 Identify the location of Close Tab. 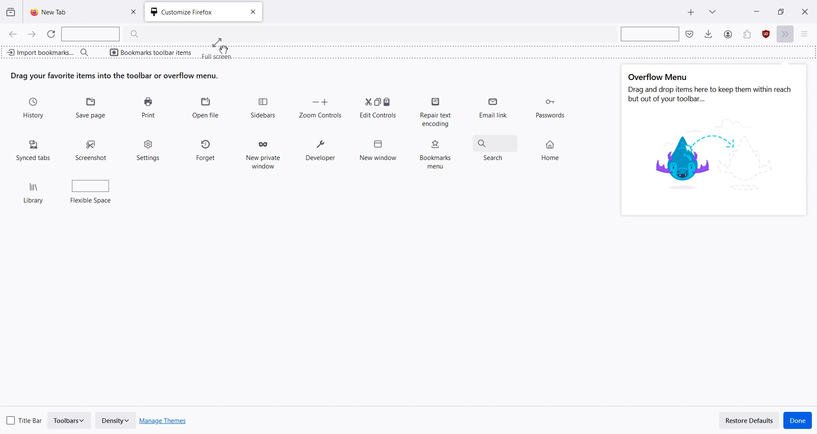
(136, 12).